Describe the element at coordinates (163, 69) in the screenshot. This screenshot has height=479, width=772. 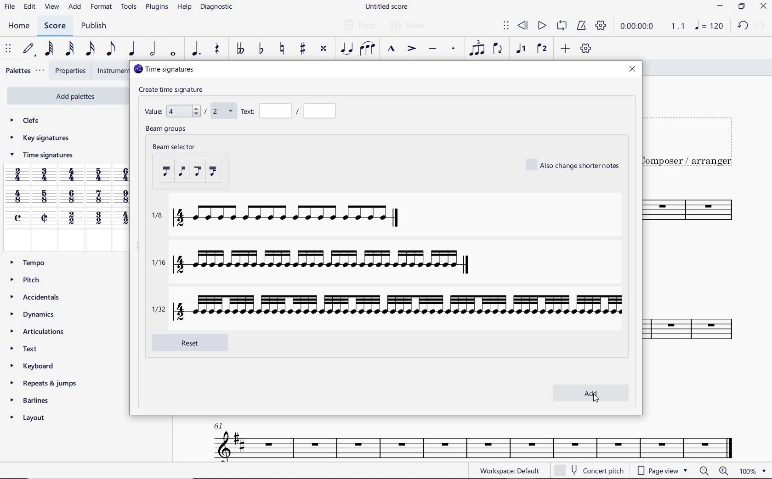
I see `time signatures` at that location.